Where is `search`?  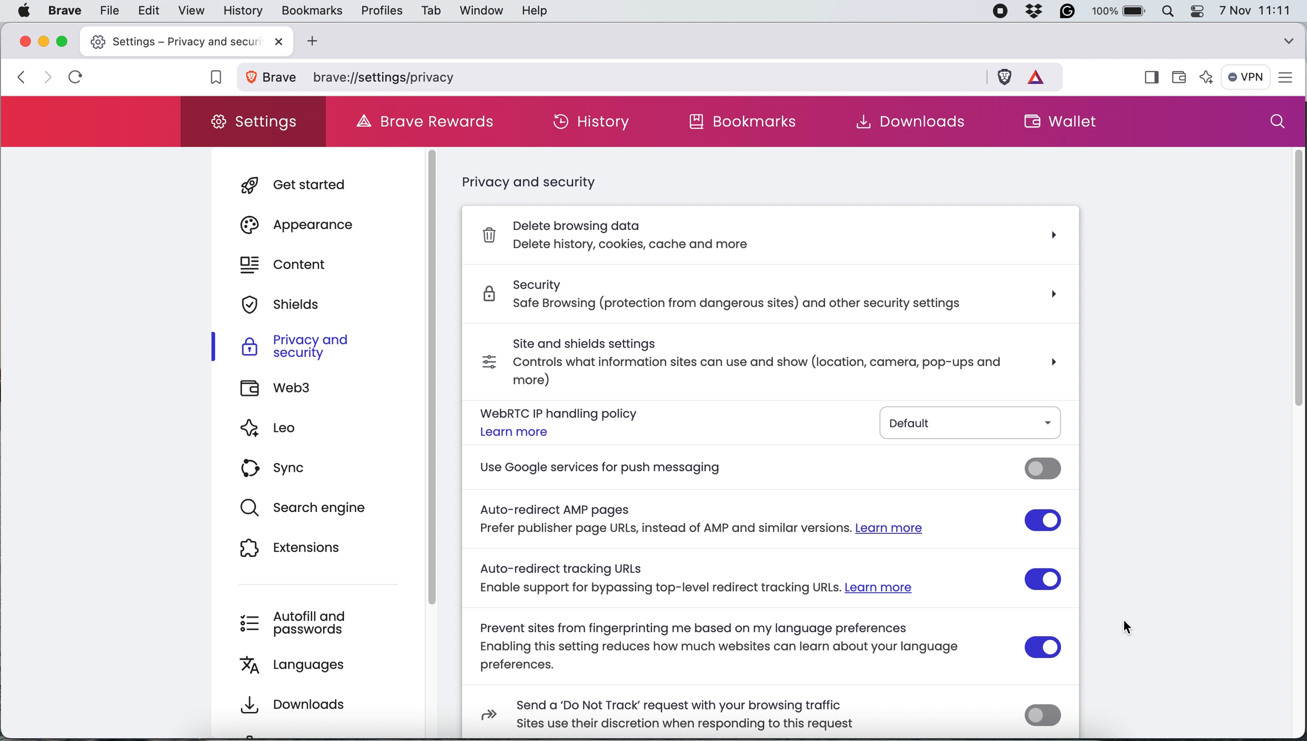
search is located at coordinates (1277, 122).